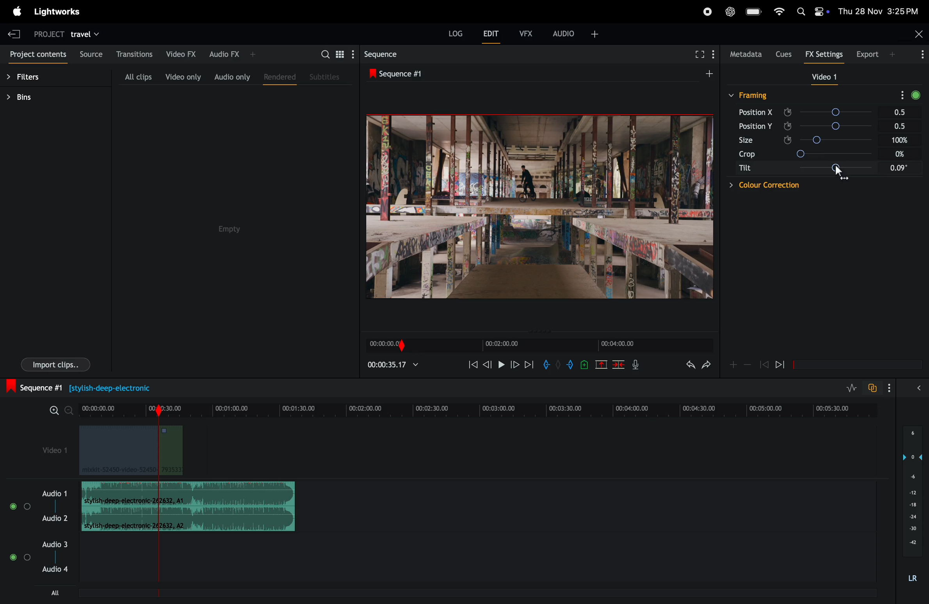 The height and width of the screenshot is (604, 929). I want to click on meta data, so click(745, 55).